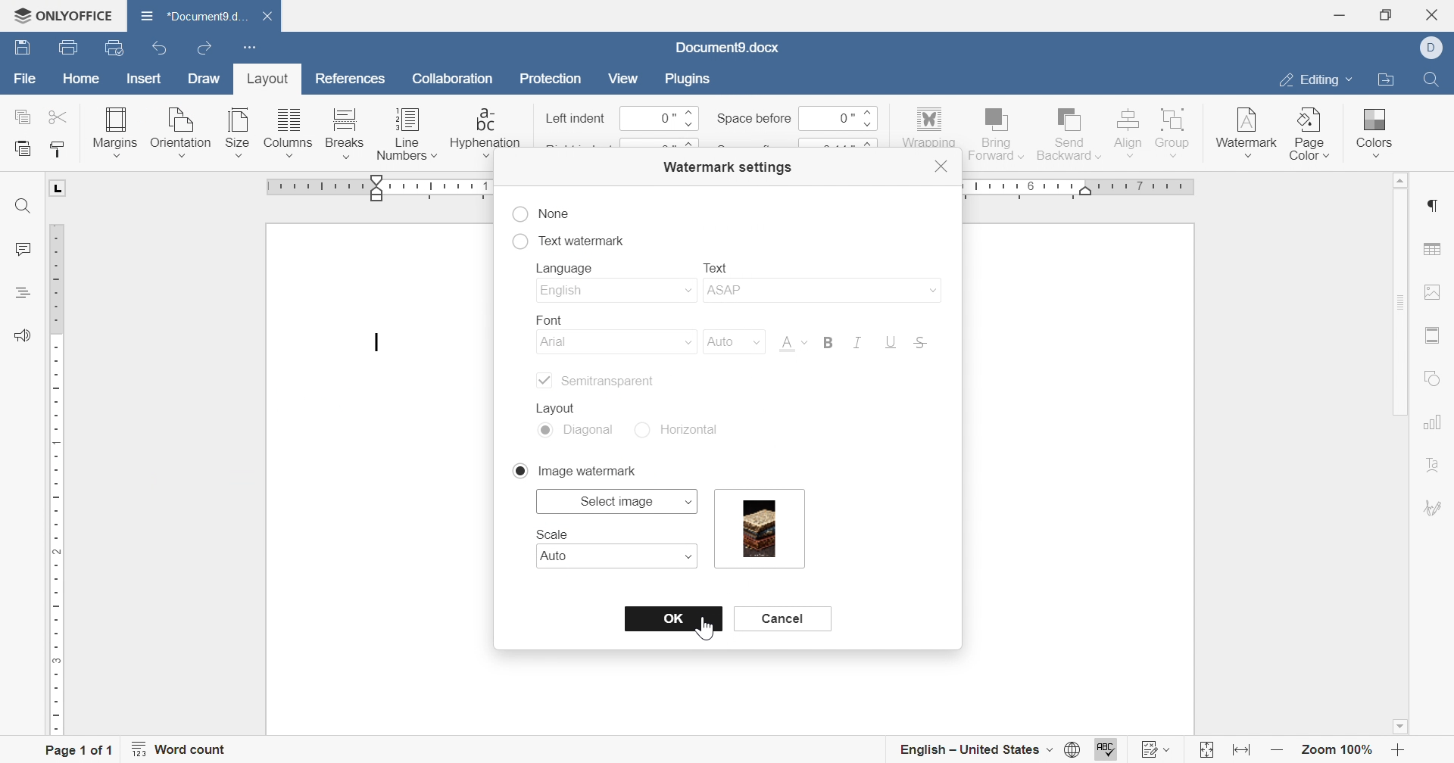  I want to click on find, so click(23, 207).